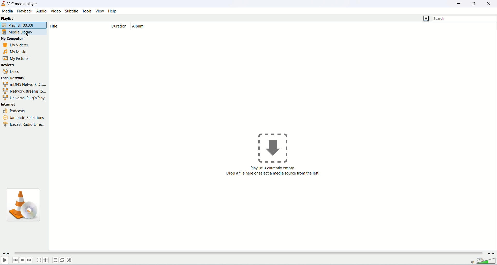 This screenshot has height=265, width=497. I want to click on type, so click(74, 26).